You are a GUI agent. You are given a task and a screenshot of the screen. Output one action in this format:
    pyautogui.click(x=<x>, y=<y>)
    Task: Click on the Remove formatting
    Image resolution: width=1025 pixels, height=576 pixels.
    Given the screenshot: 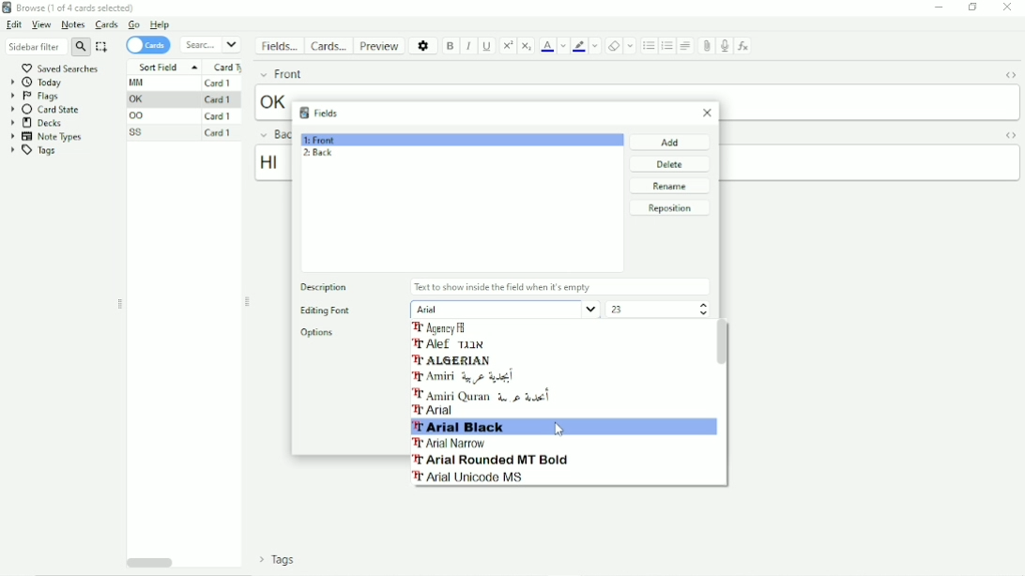 What is the action you would take?
    pyautogui.click(x=614, y=45)
    